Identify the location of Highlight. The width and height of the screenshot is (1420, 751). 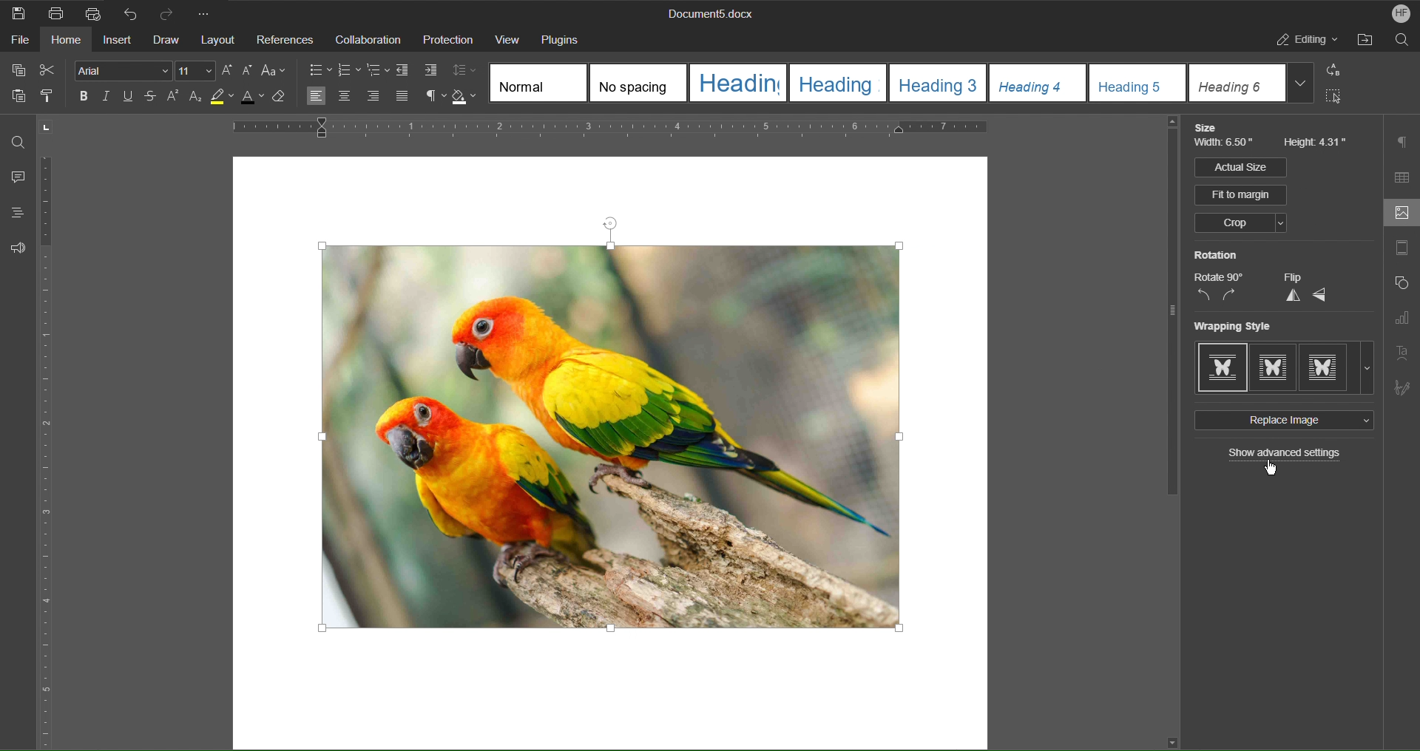
(226, 100).